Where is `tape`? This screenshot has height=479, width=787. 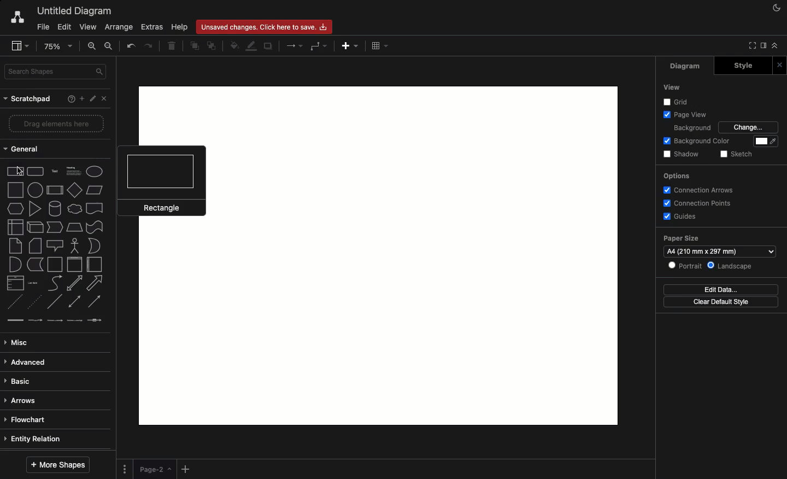
tape is located at coordinates (95, 226).